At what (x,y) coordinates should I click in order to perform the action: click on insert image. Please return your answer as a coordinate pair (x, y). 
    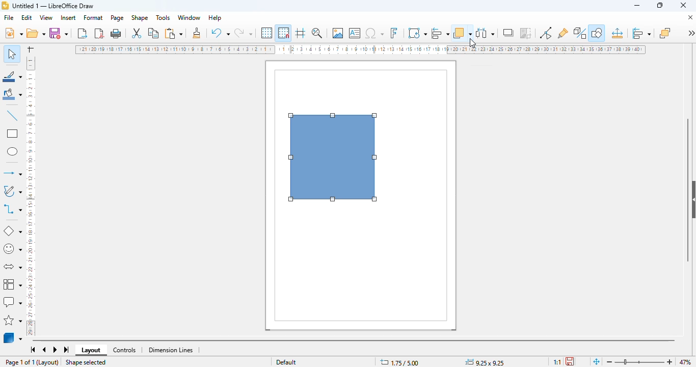
    Looking at the image, I should click on (338, 33).